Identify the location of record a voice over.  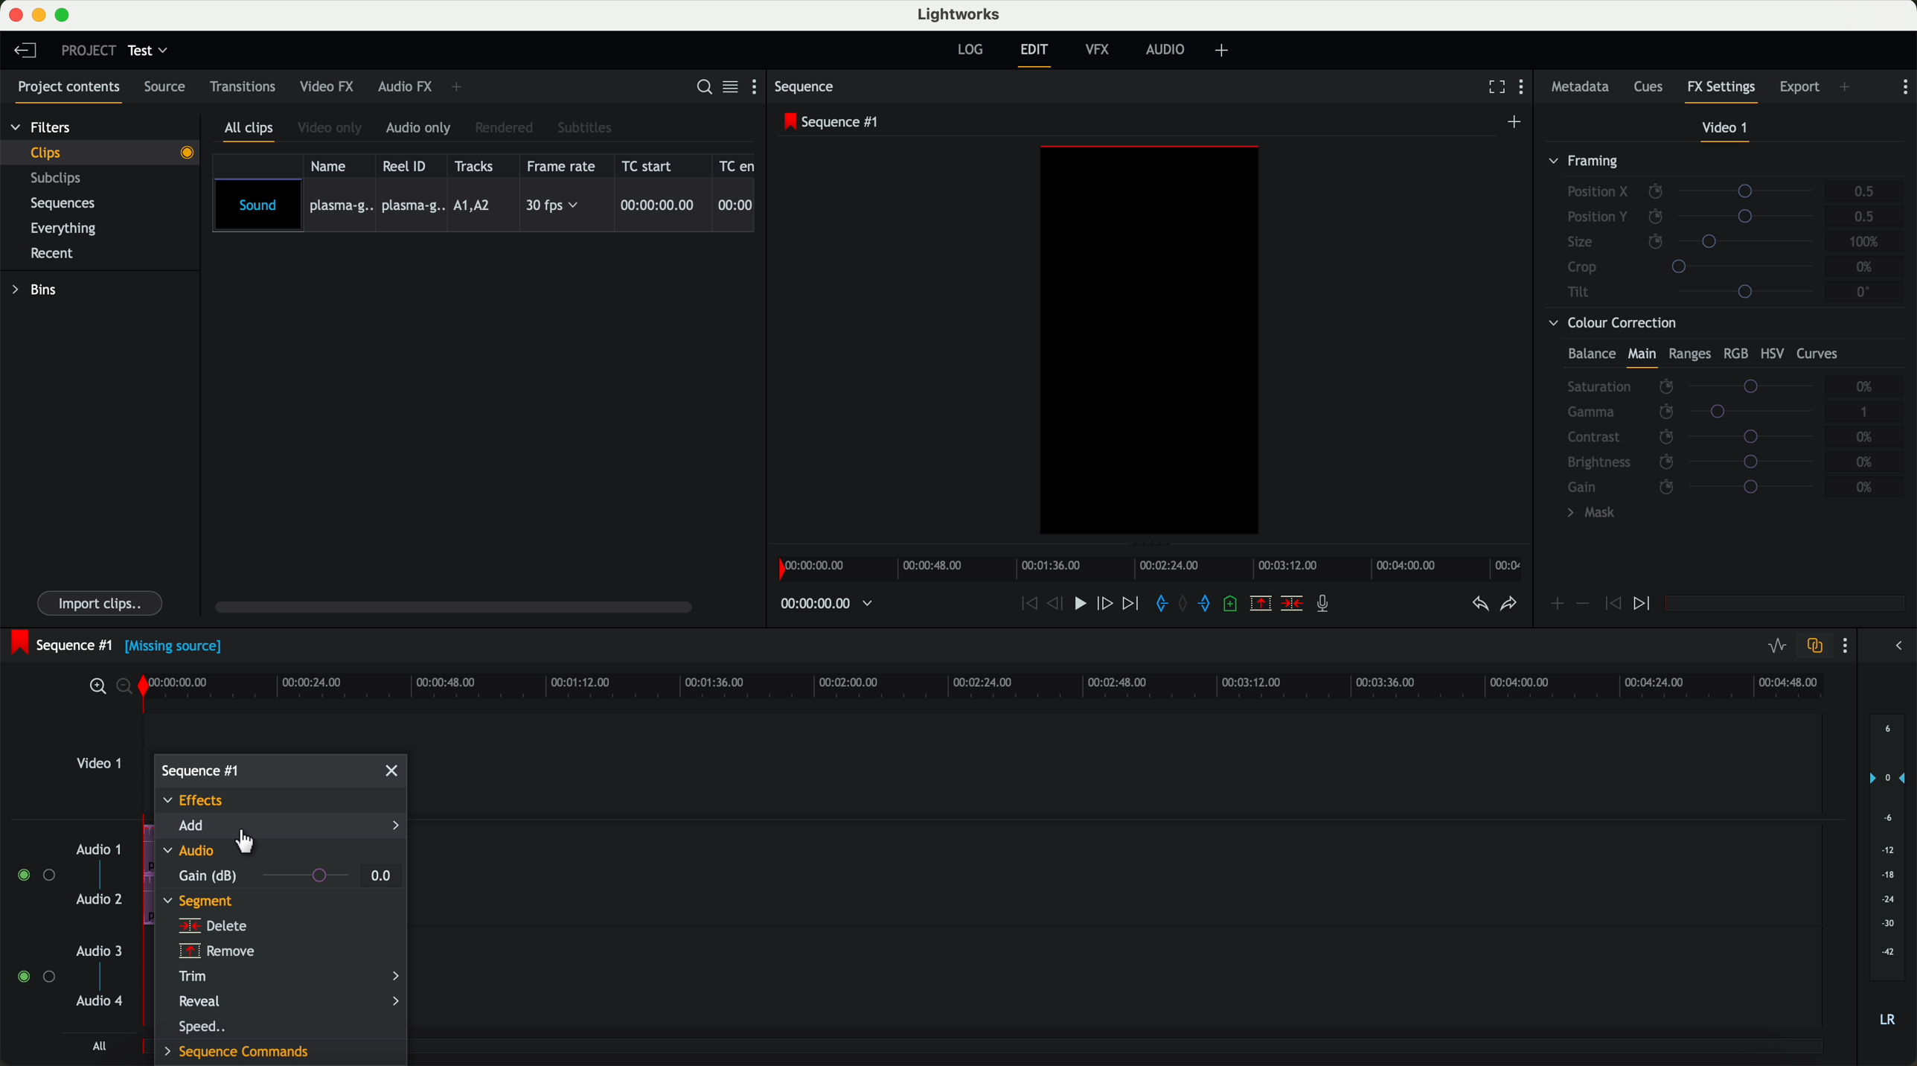
(1327, 606).